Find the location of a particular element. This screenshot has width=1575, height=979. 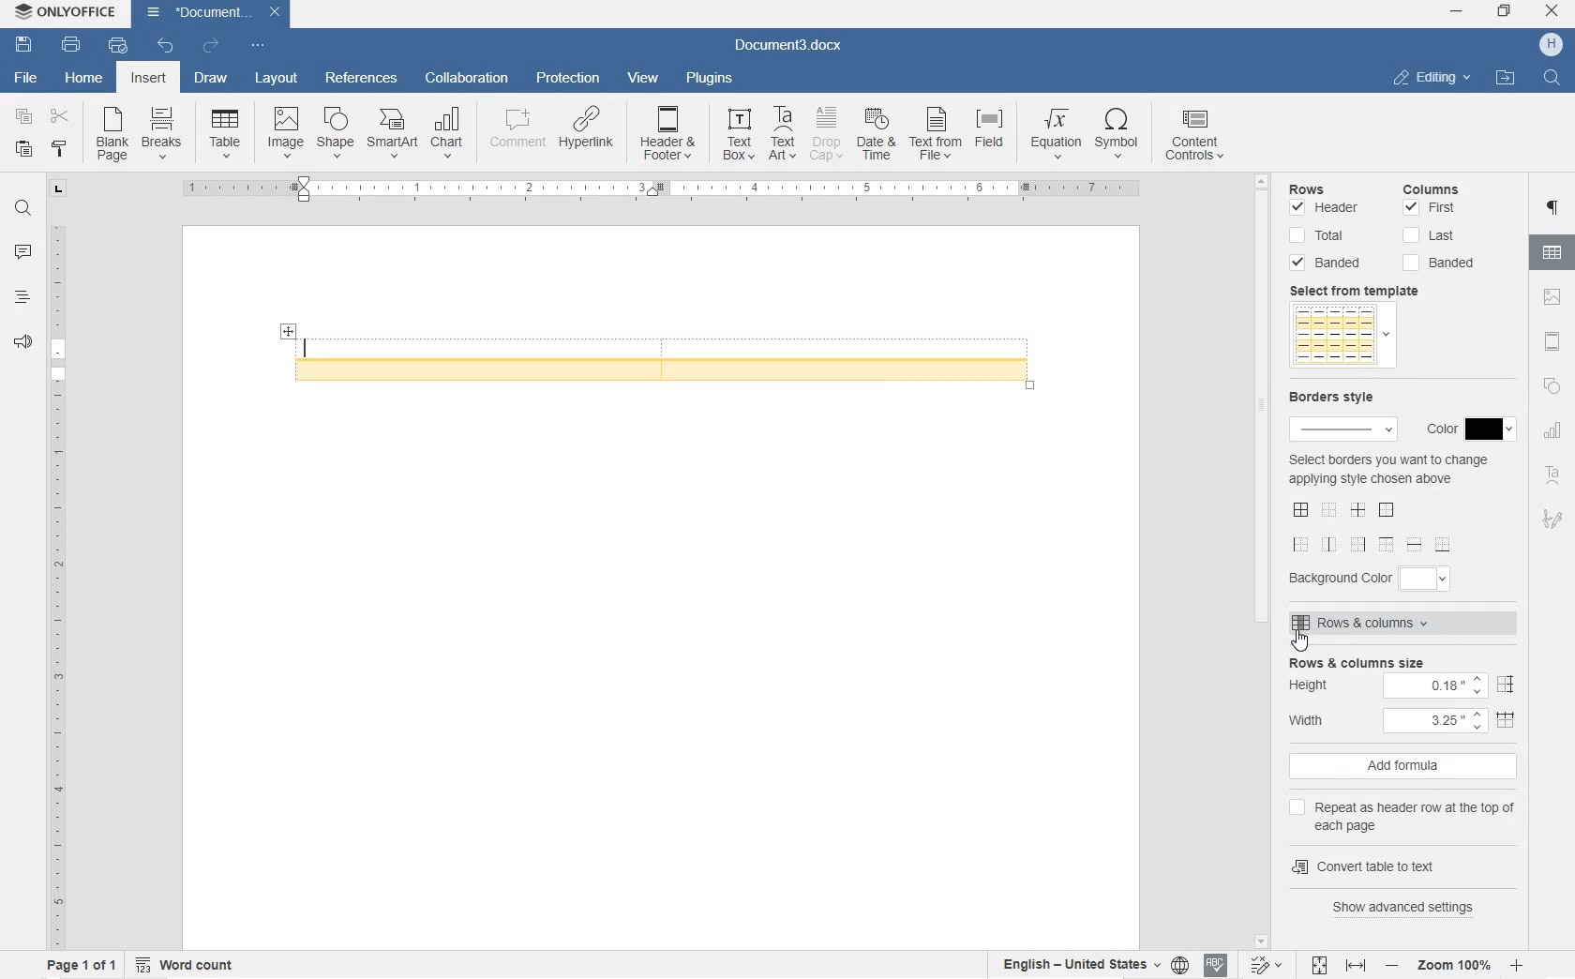

COPY is located at coordinates (22, 116).